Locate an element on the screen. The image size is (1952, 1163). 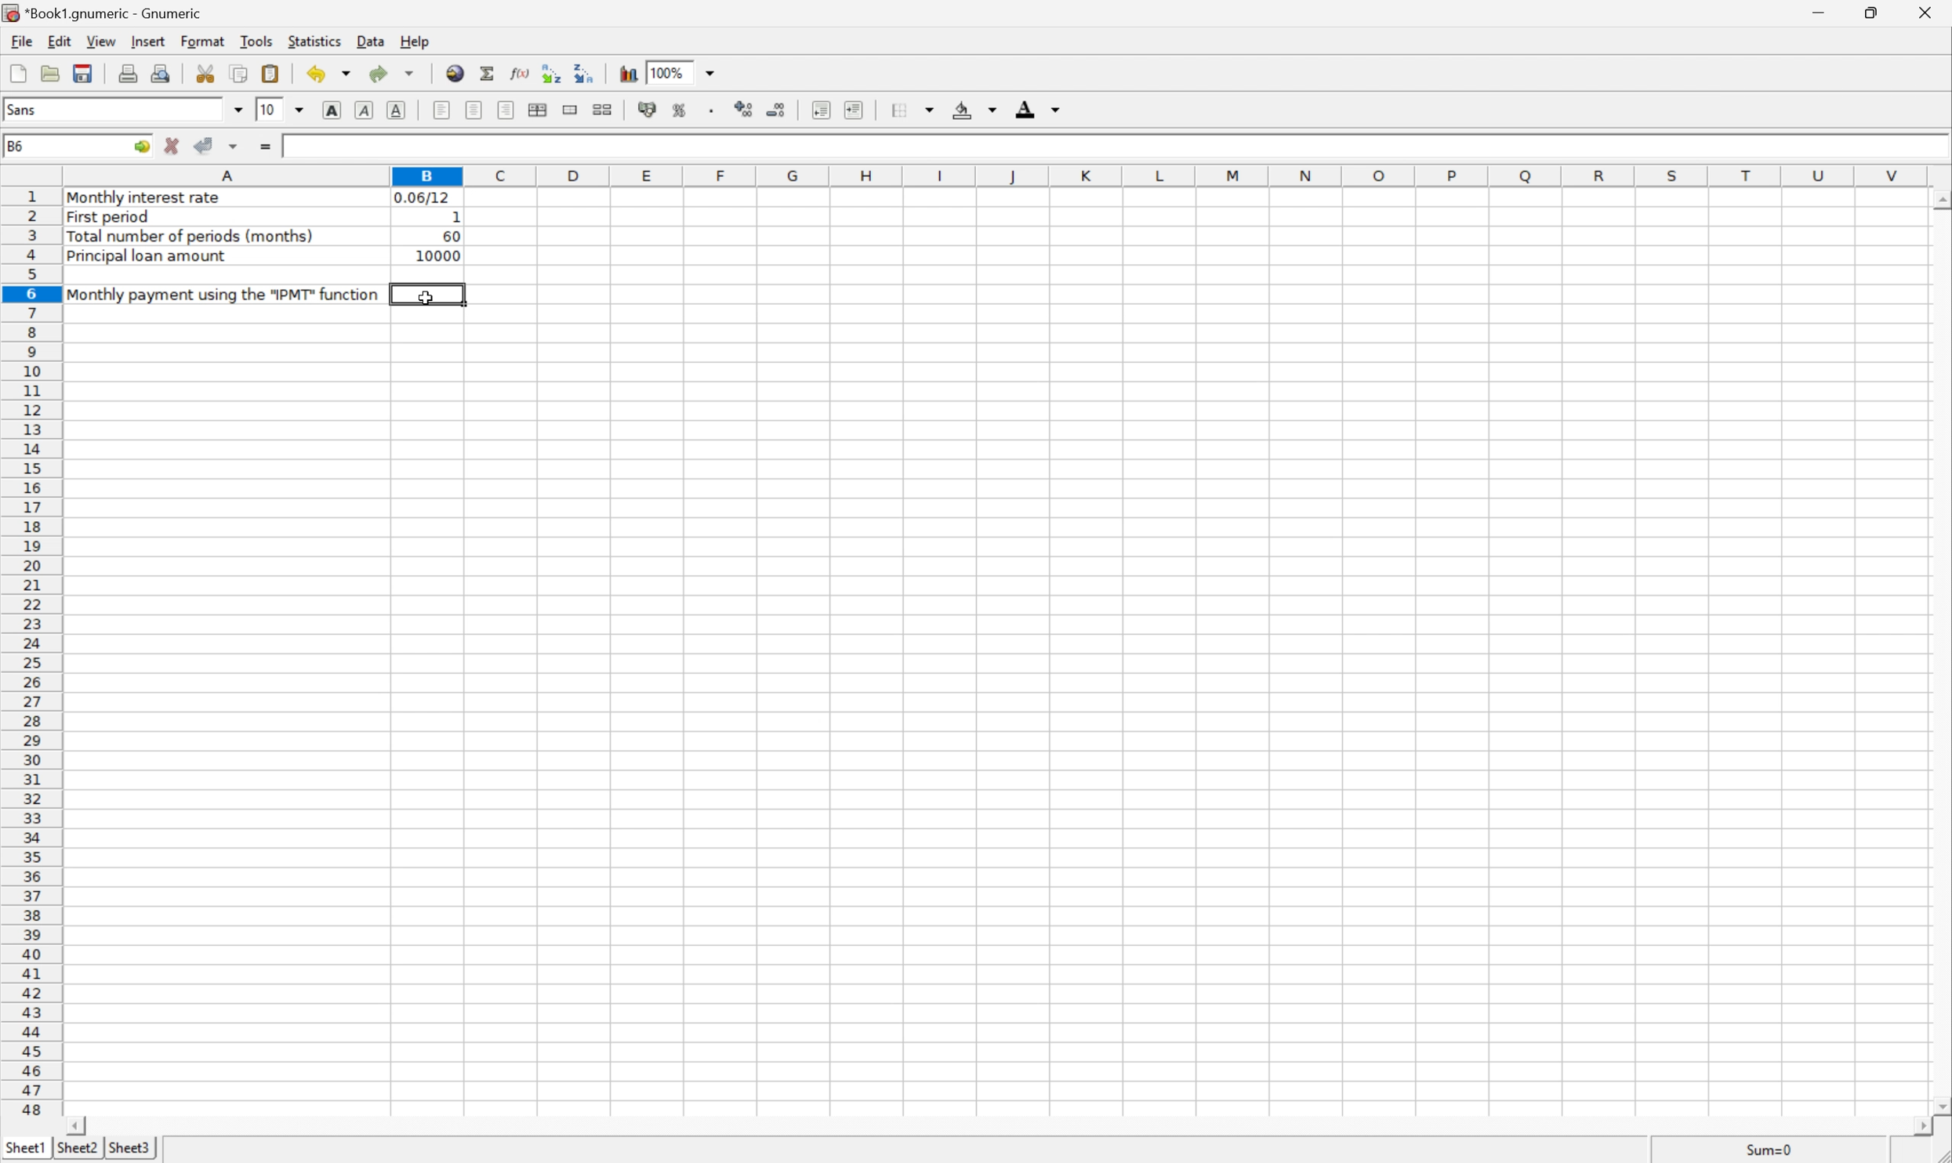
10 is located at coordinates (267, 110).